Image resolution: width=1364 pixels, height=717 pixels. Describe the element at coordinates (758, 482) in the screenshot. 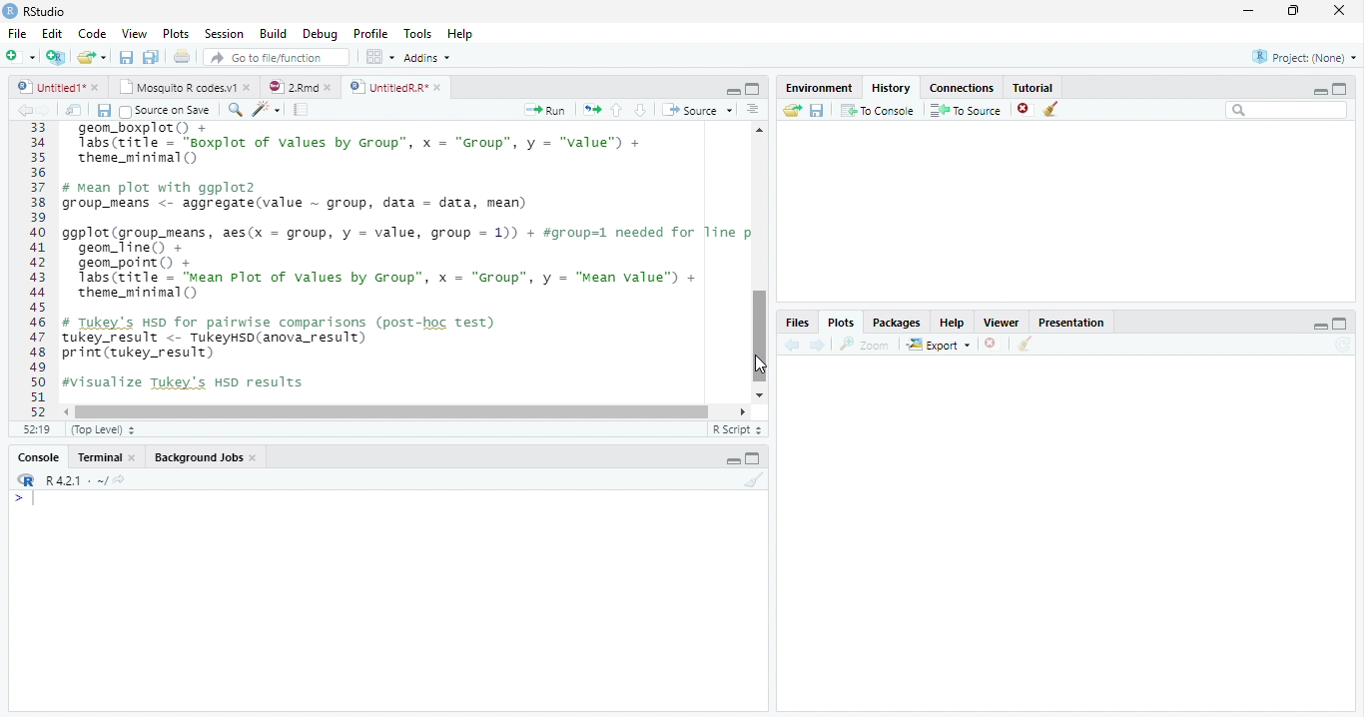

I see `Clear console` at that location.